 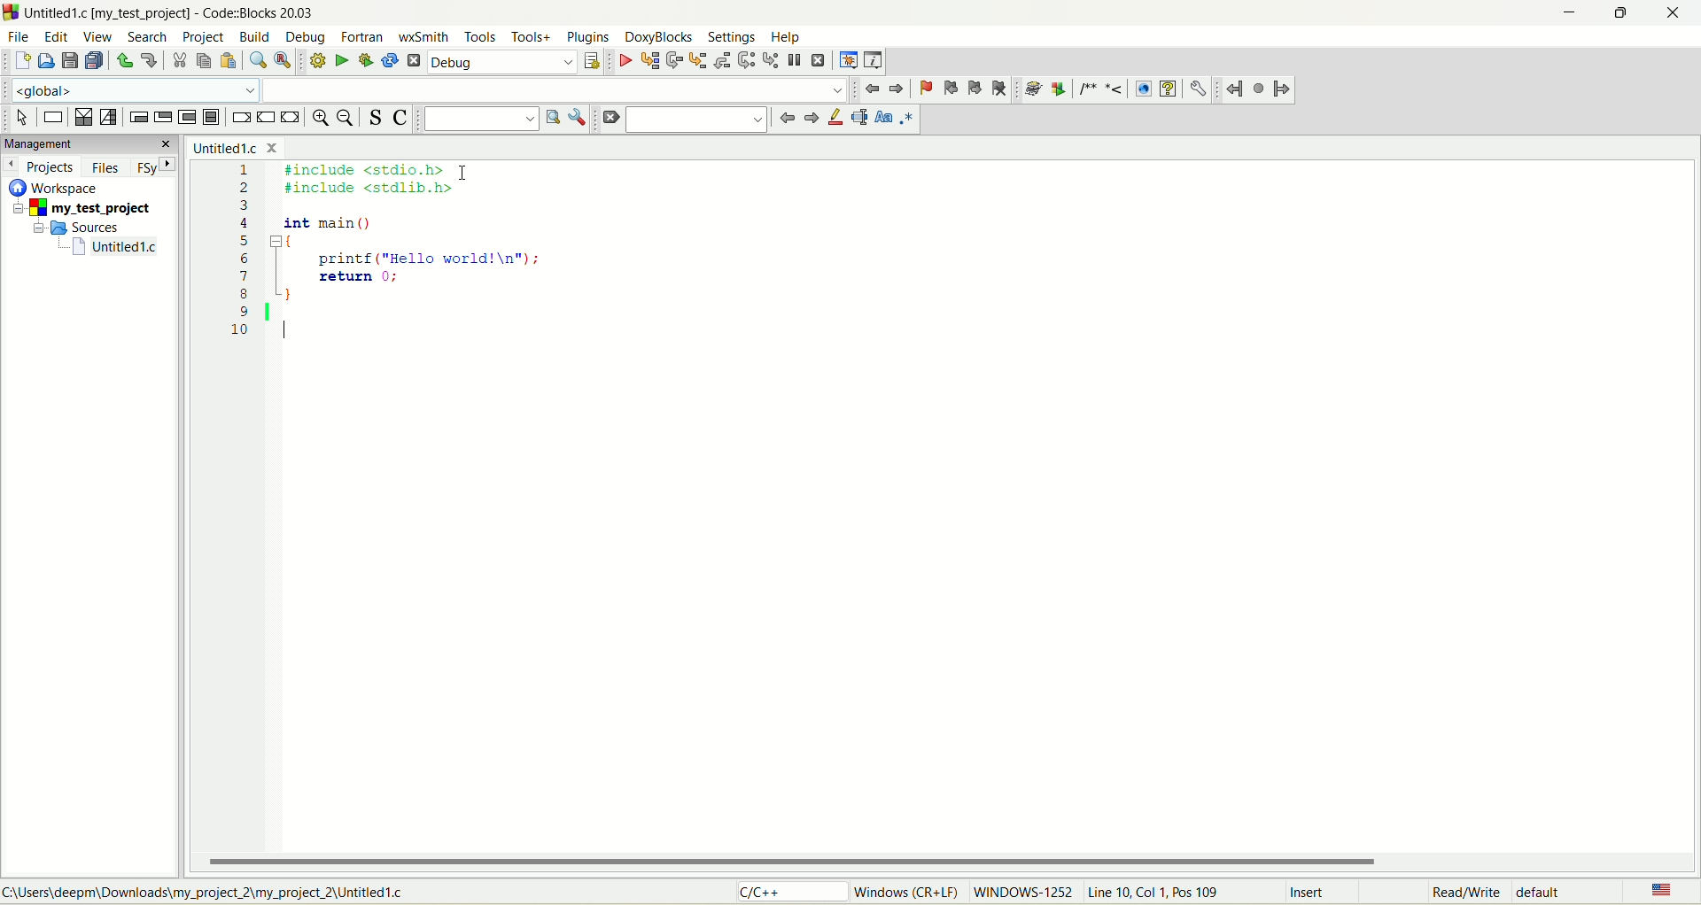 I want to click on minimize, so click(x=1574, y=12).